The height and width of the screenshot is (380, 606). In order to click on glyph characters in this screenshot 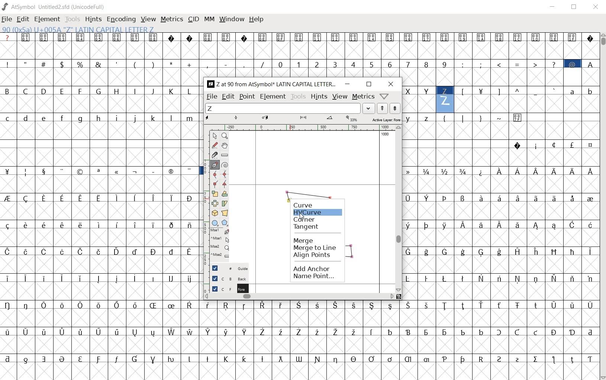, I will do `click(407, 55)`.